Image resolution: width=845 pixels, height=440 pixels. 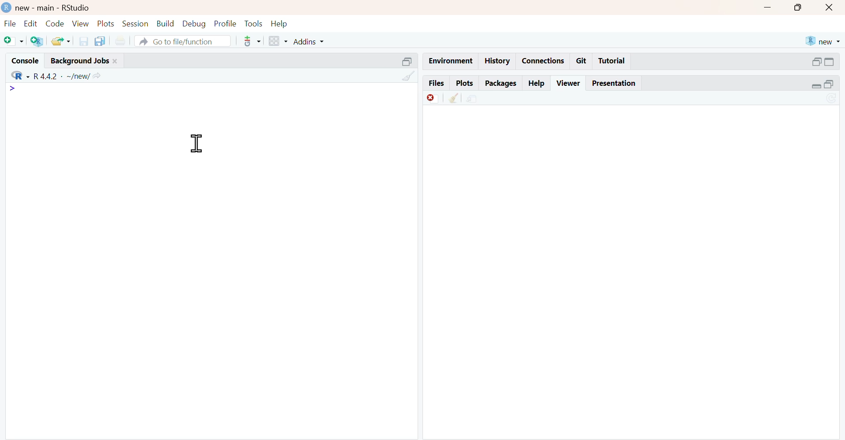 I want to click on help, so click(x=279, y=25).